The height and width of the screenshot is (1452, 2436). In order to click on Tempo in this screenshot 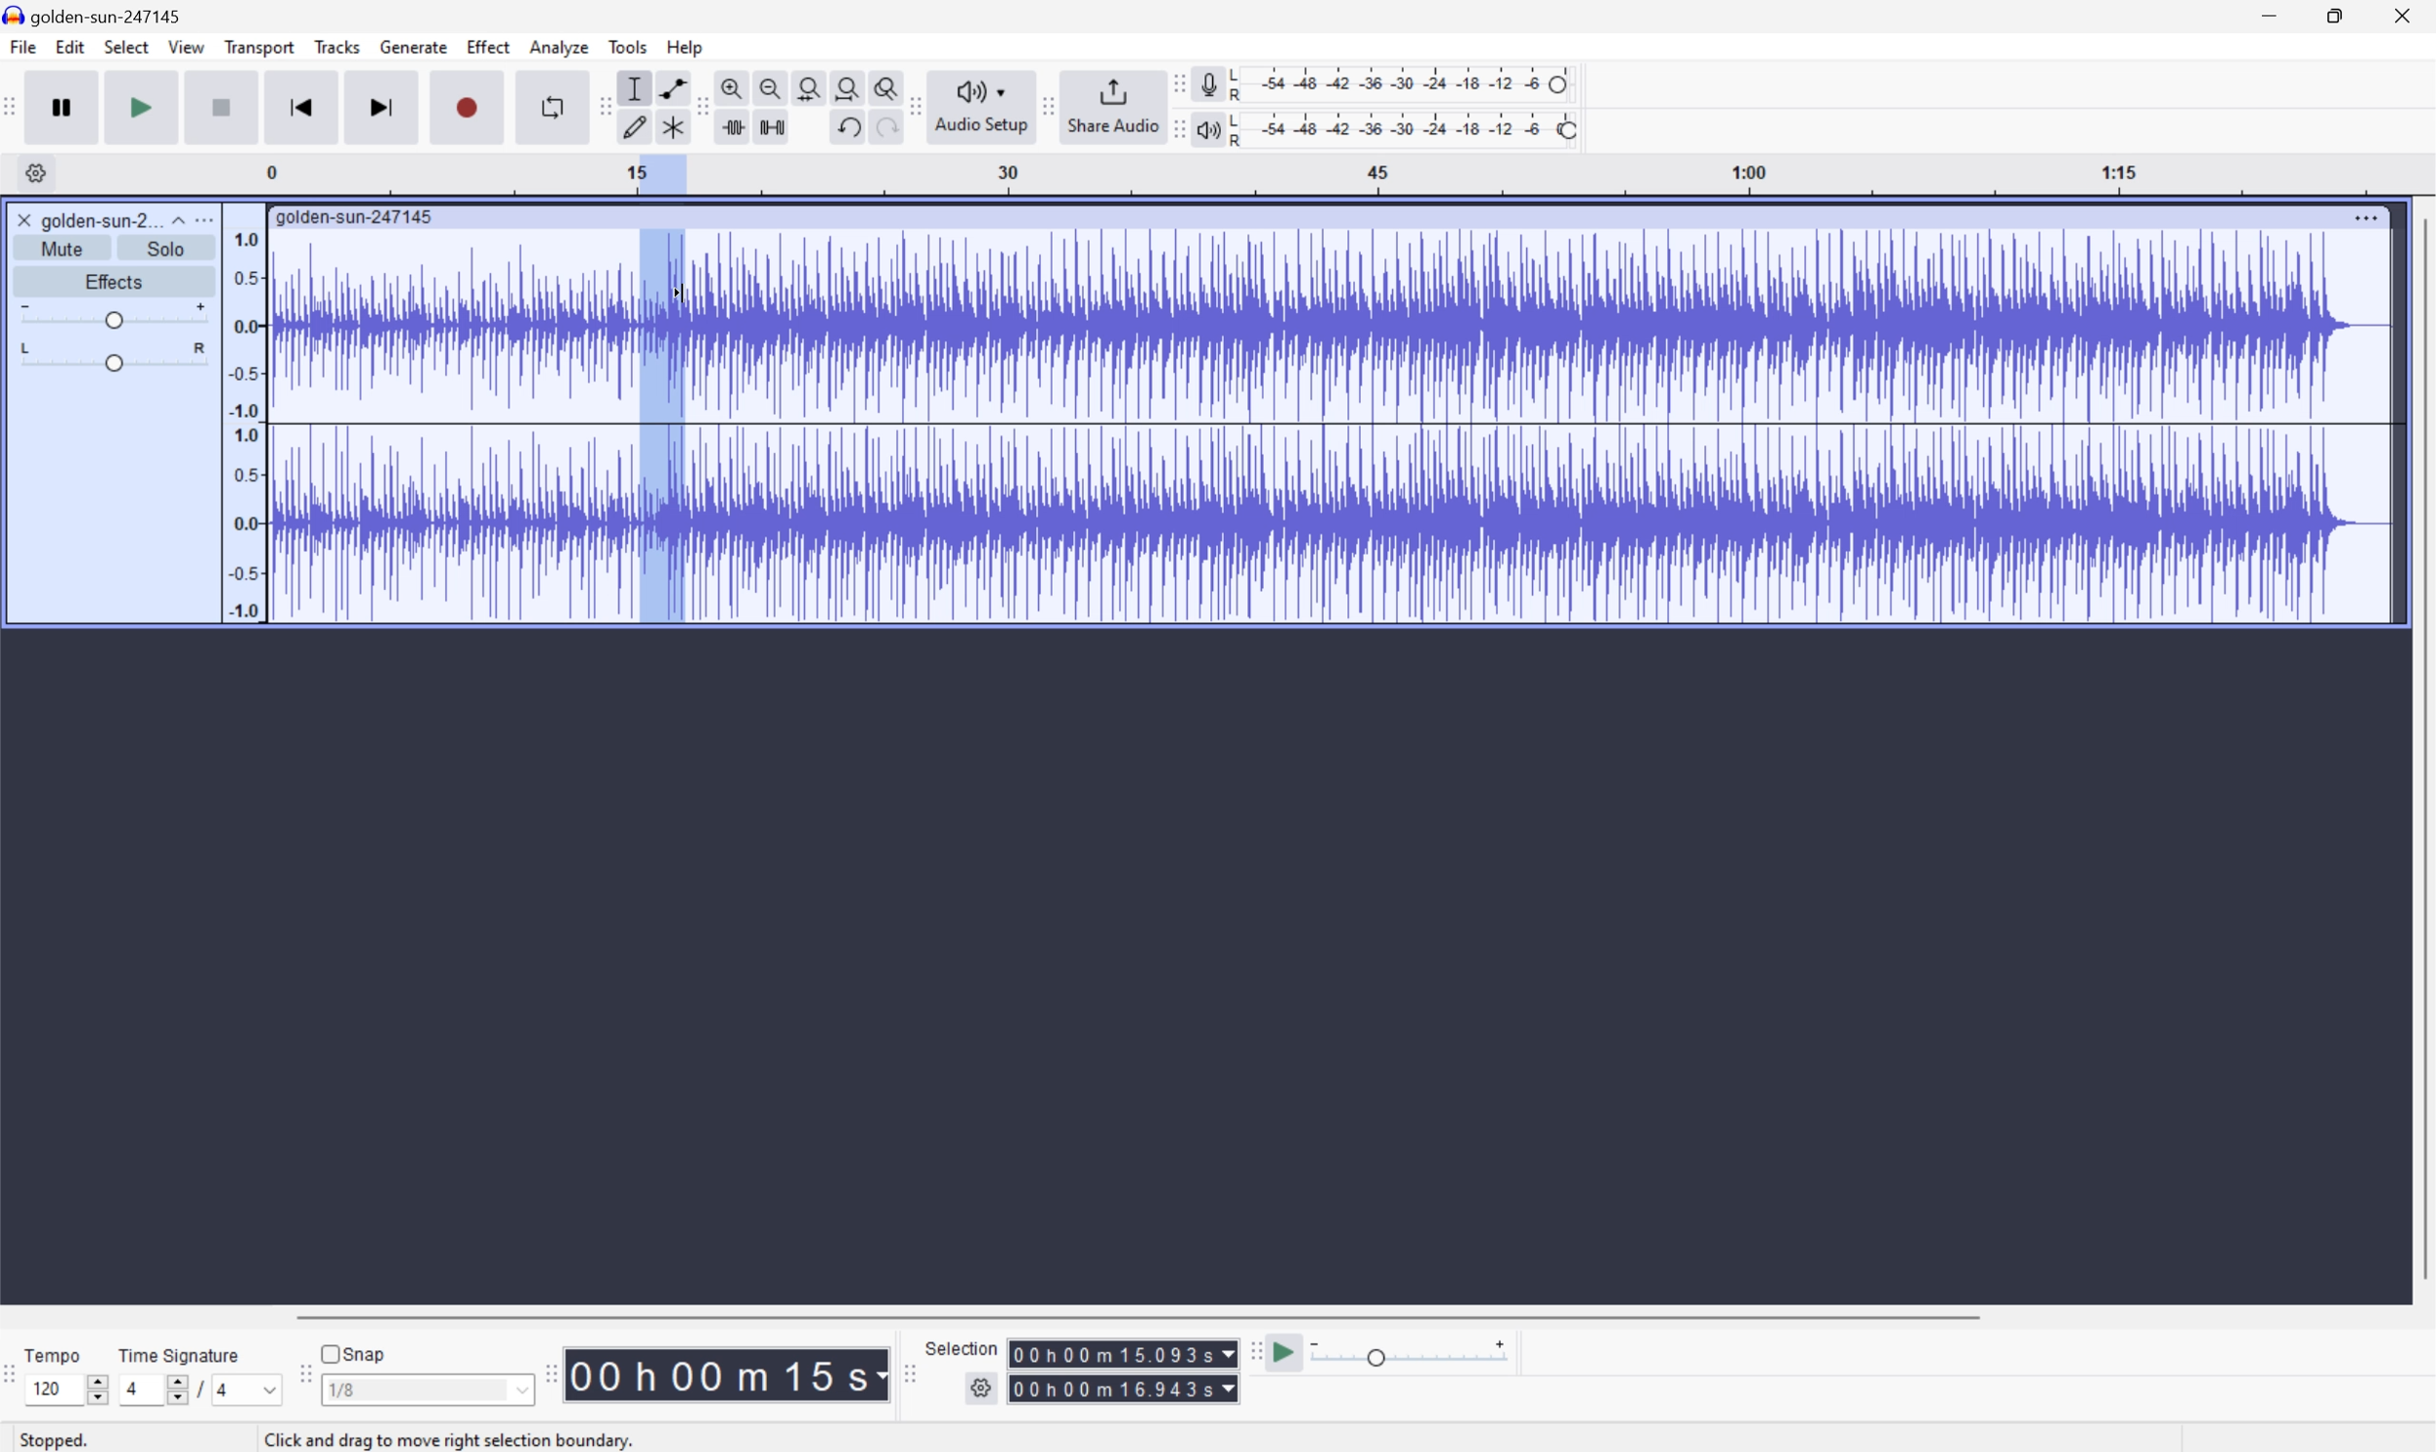, I will do `click(52, 1354)`.